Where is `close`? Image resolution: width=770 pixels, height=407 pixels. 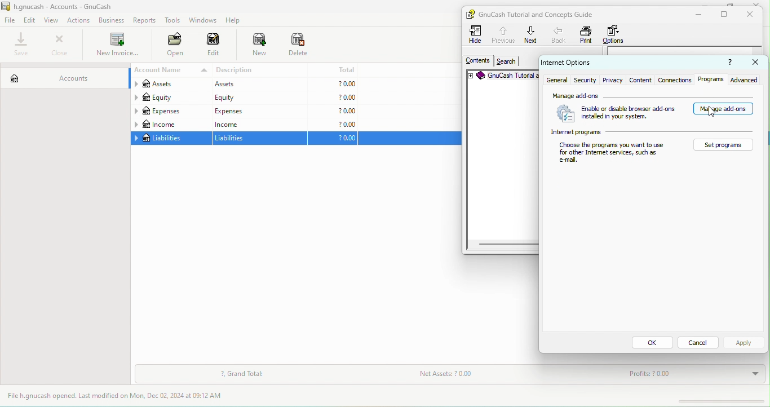
close is located at coordinates (759, 3).